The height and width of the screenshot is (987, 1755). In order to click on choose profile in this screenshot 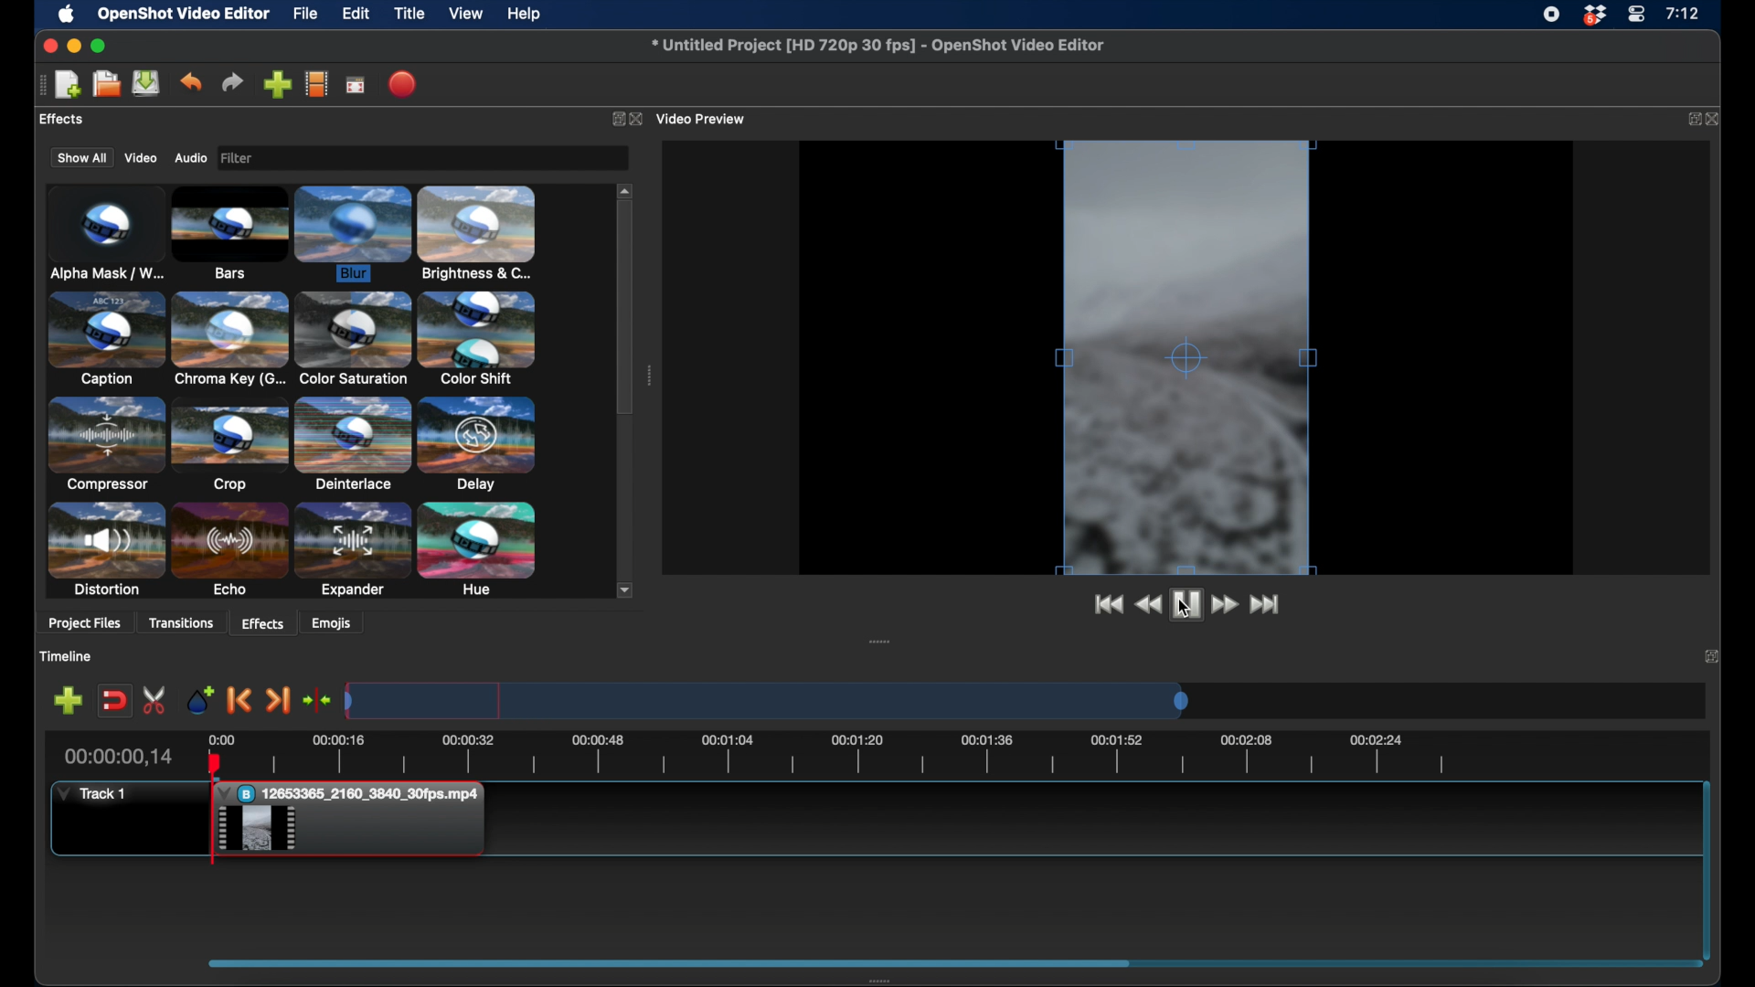, I will do `click(317, 83)`.